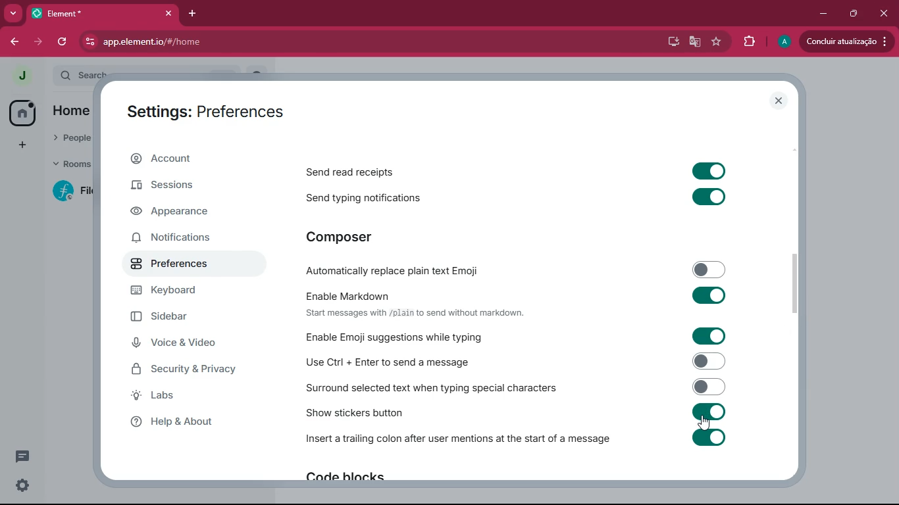 The height and width of the screenshot is (505, 899). I want to click on -Automatically replace plain text Emoji, so click(513, 272).